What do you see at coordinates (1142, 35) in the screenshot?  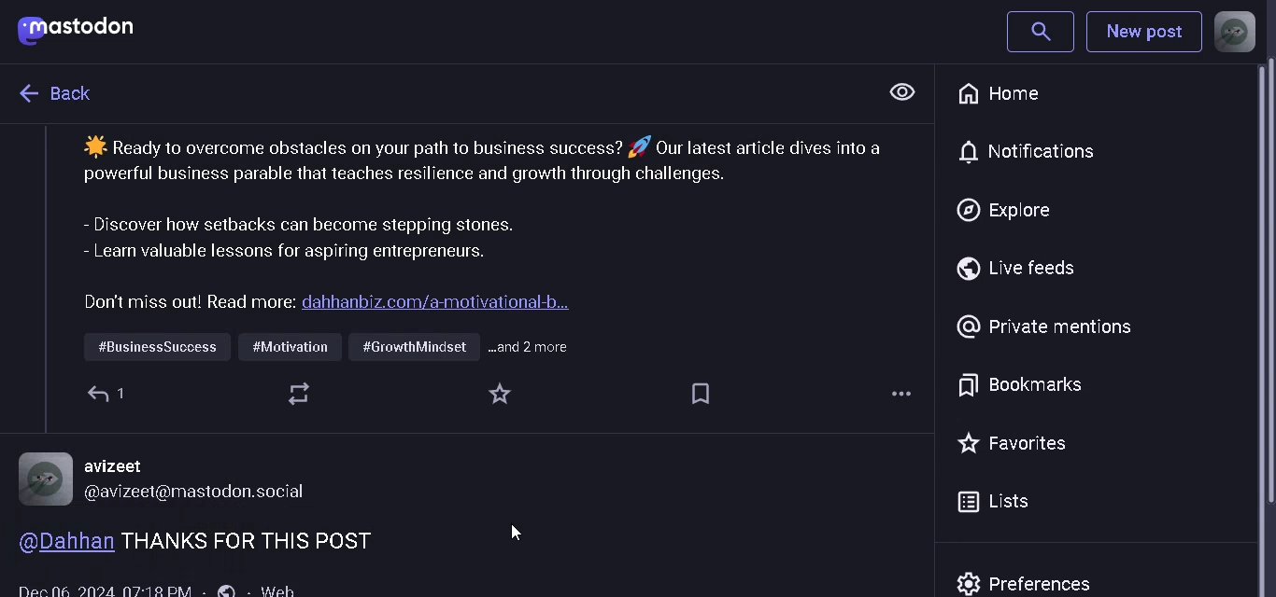 I see `New Post` at bounding box center [1142, 35].